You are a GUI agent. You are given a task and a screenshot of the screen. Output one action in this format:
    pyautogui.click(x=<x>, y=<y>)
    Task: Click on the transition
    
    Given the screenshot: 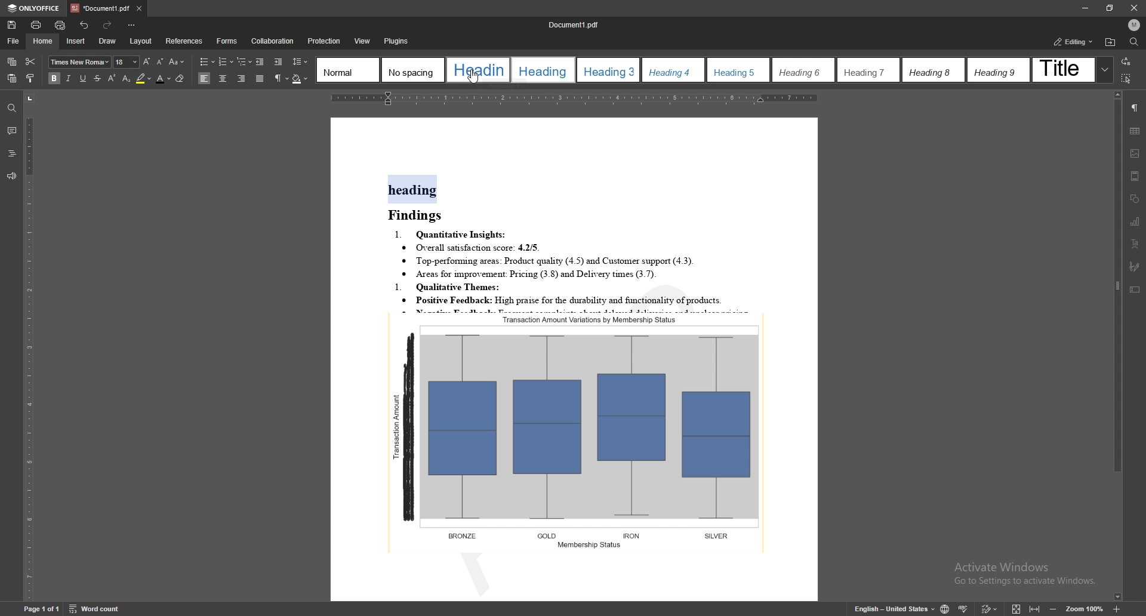 What is the action you would take?
    pyautogui.click(x=1125, y=62)
    